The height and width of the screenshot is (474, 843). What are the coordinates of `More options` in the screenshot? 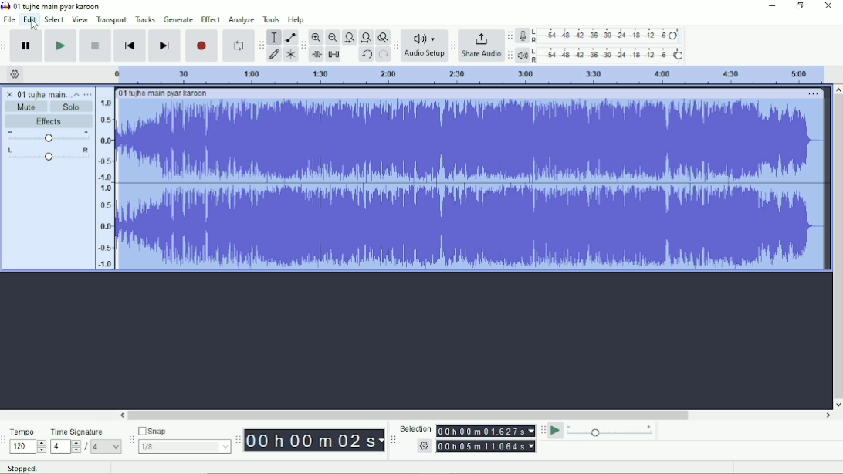 It's located at (814, 94).